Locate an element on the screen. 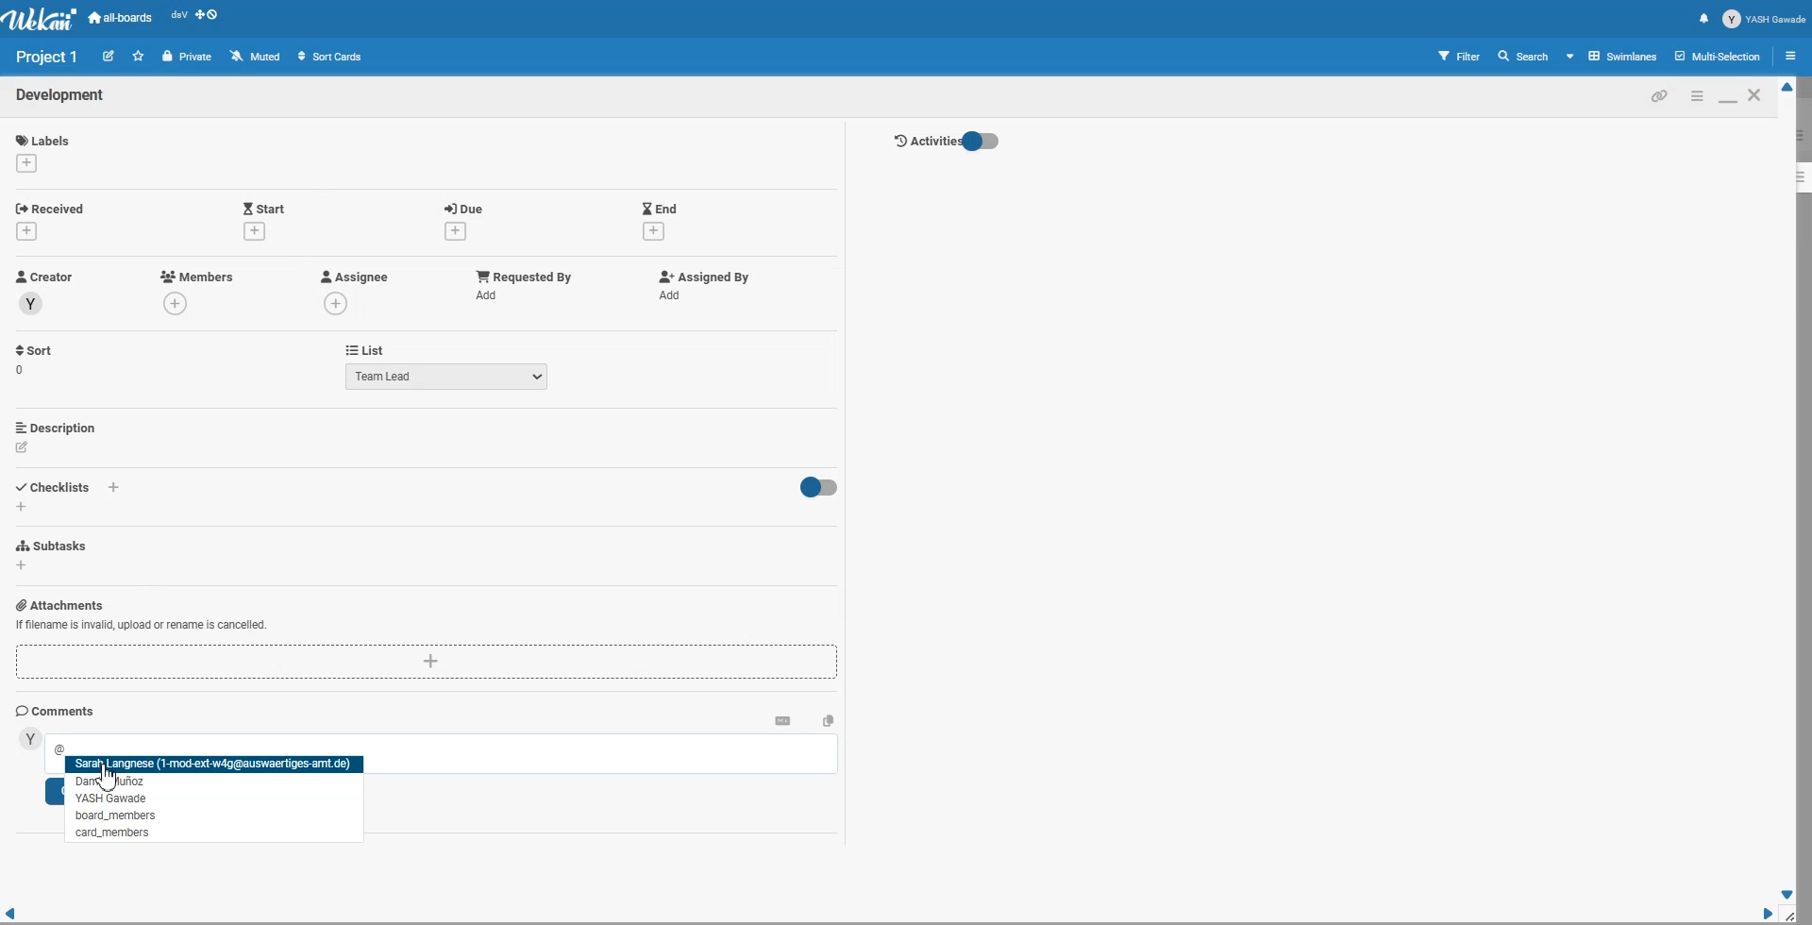  Open sidebar is located at coordinates (1794, 55).